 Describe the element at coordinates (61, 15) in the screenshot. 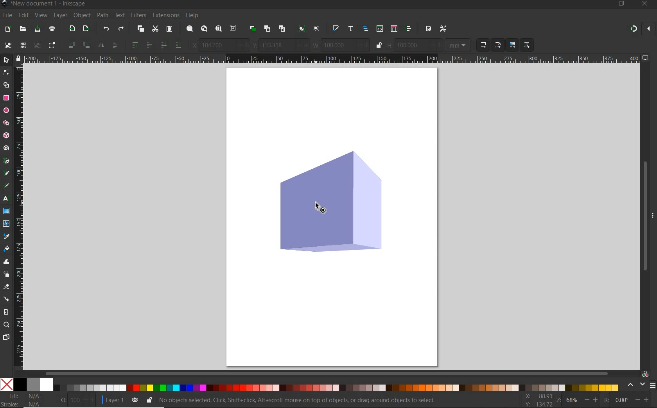

I see `LAYER` at that location.